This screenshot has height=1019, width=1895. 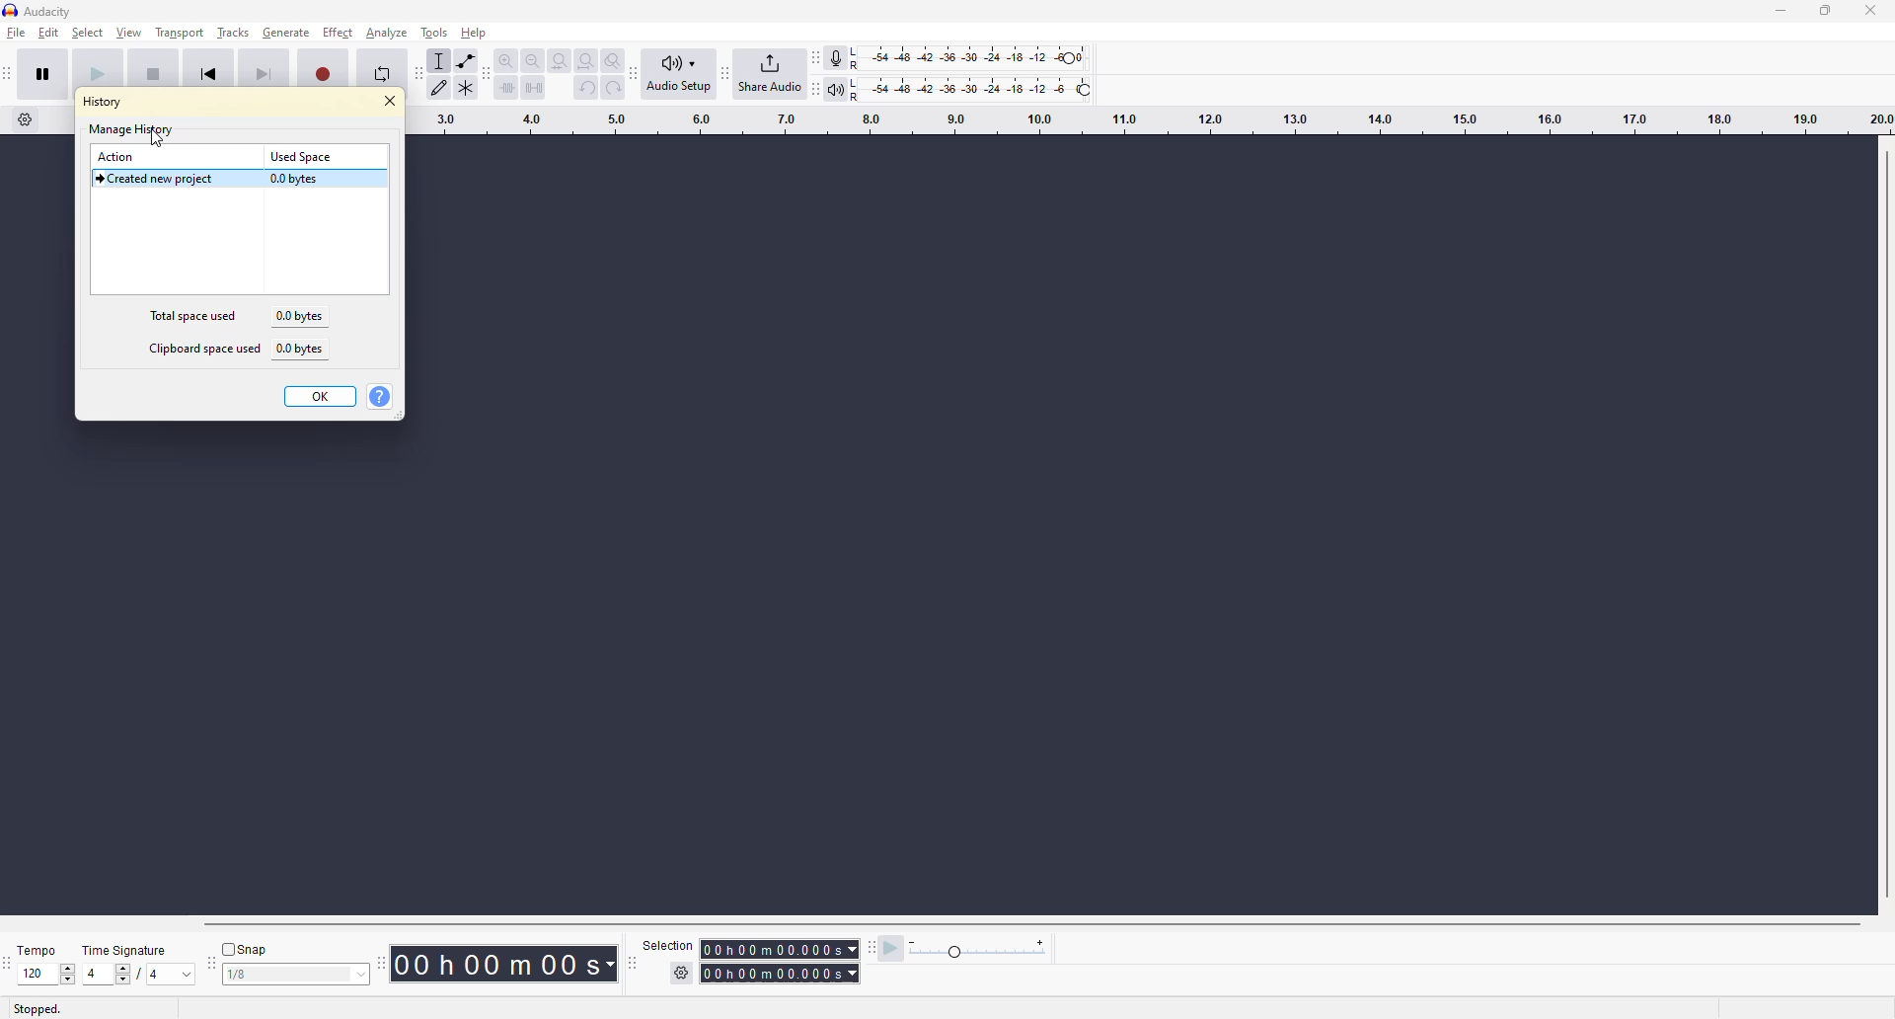 What do you see at coordinates (389, 102) in the screenshot?
I see `close` at bounding box center [389, 102].